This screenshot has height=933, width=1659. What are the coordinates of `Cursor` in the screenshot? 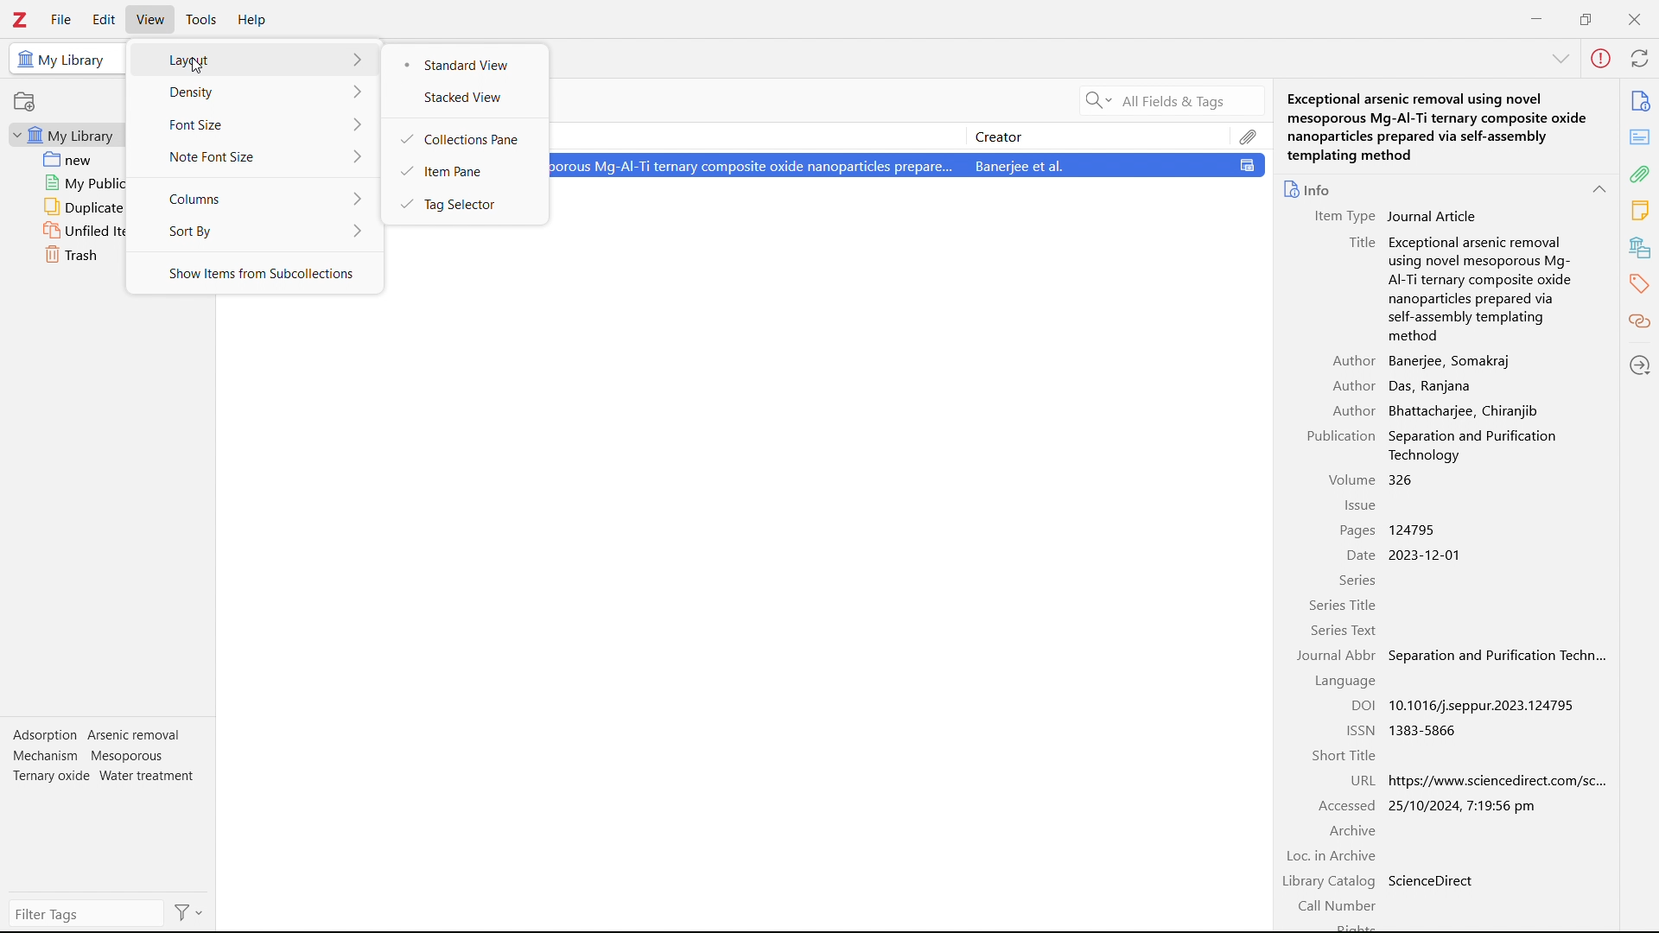 It's located at (198, 66).